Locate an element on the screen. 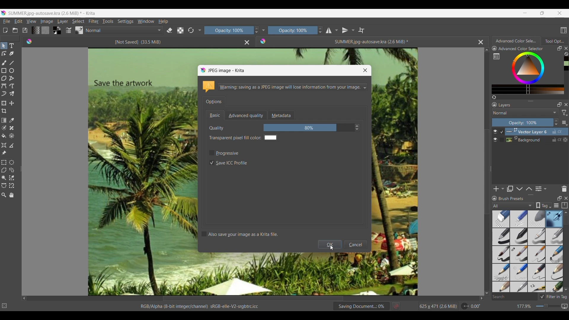 The image size is (569, 320). Scale to change opacity is located at coordinates (228, 31).